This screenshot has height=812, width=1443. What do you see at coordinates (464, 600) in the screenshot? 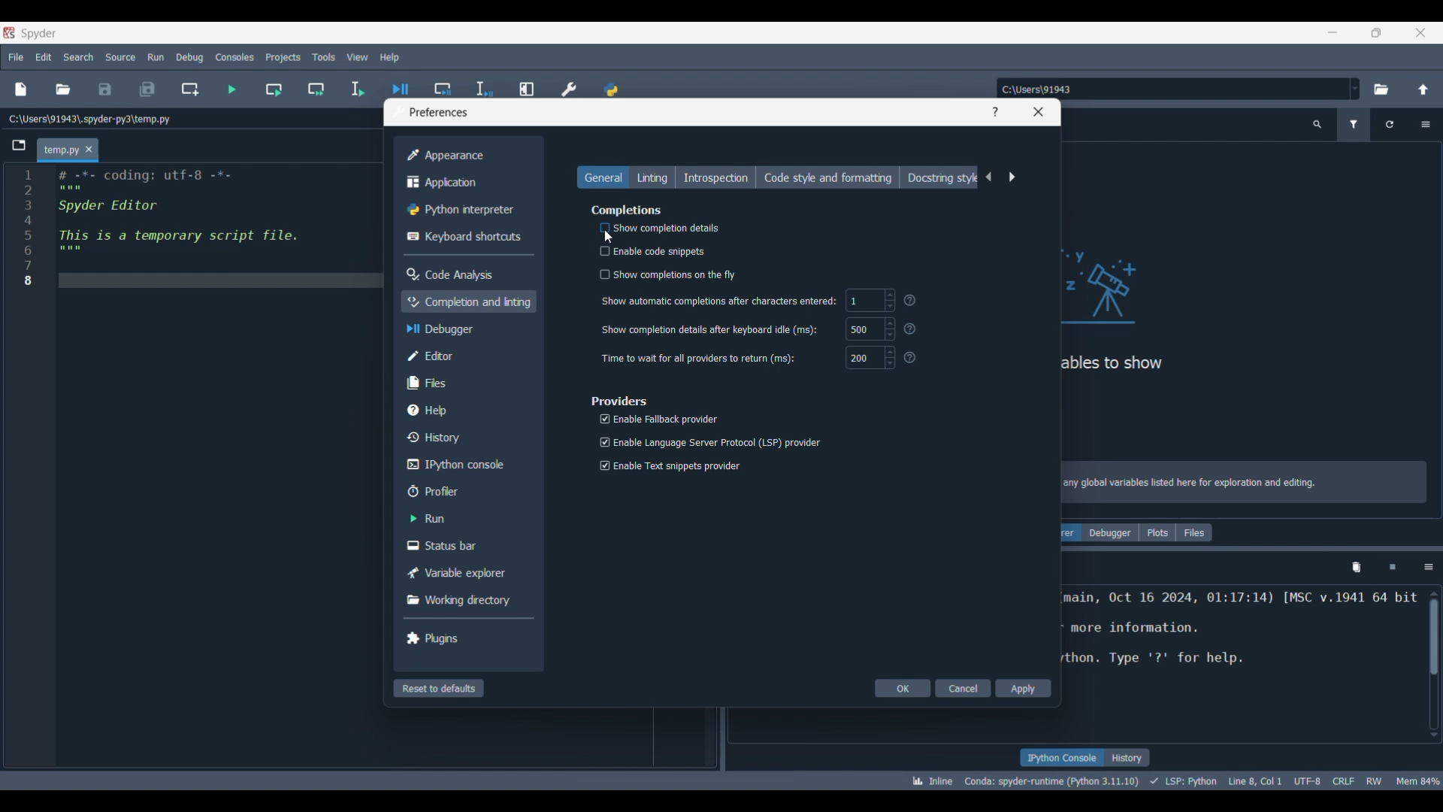
I see `Working directory` at bounding box center [464, 600].